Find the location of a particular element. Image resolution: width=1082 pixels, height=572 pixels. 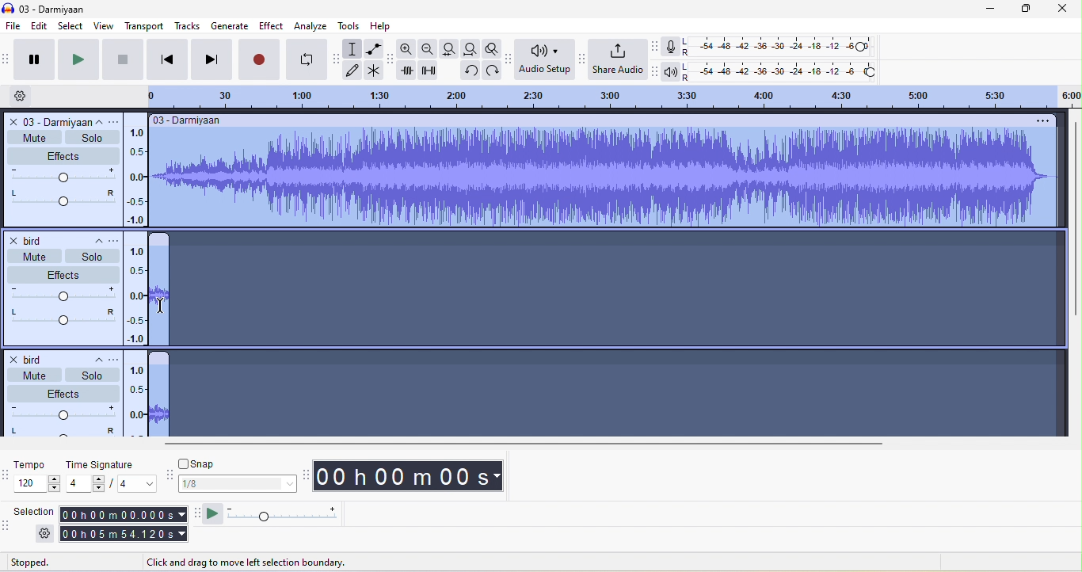

settings is located at coordinates (40, 535).